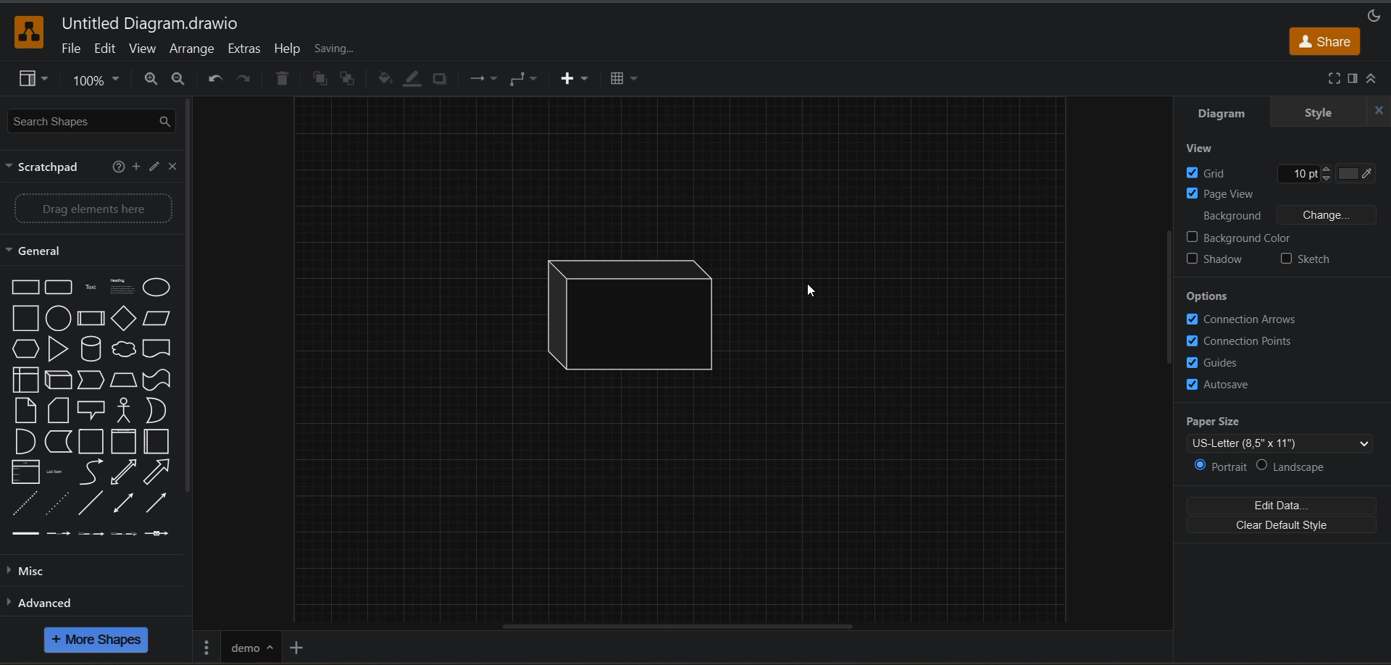  Describe the element at coordinates (207, 647) in the screenshot. I see `pages` at that location.